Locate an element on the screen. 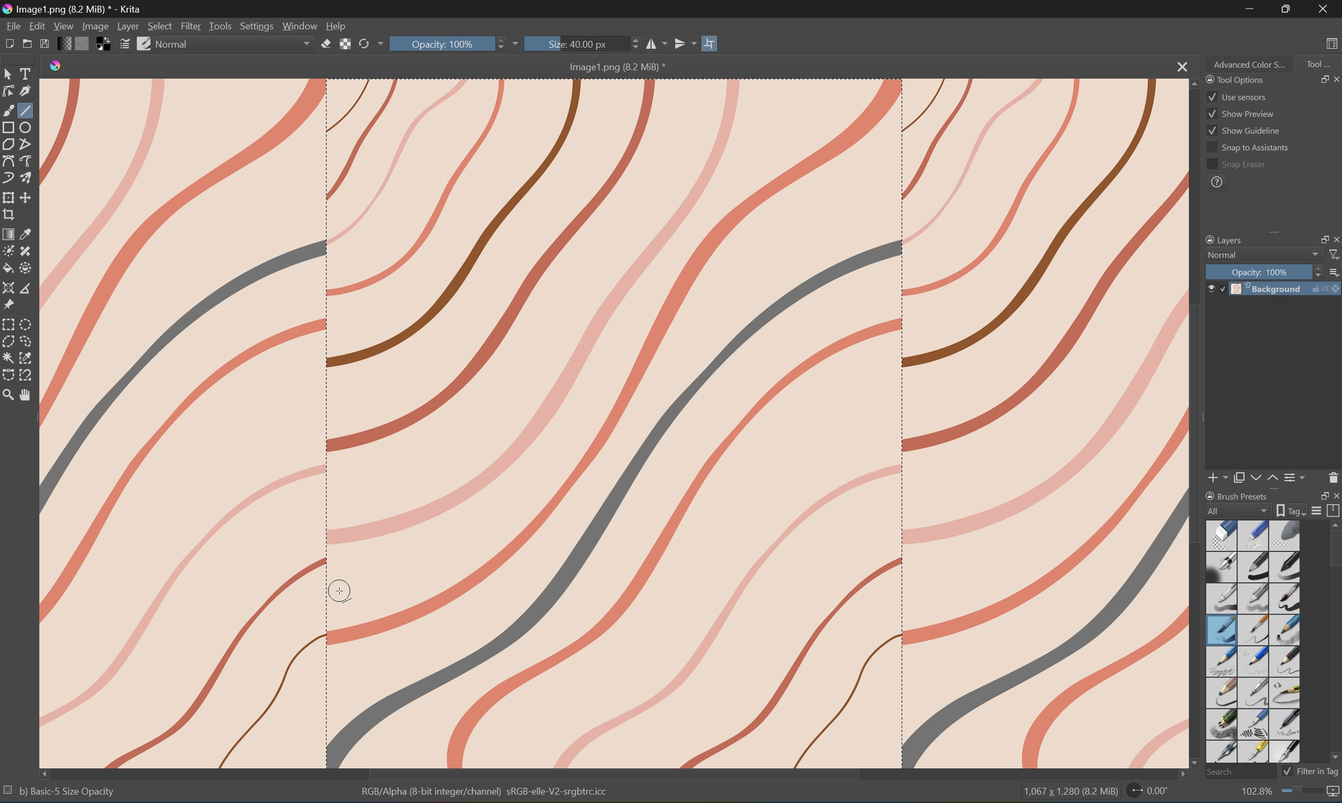  Fill gradients is located at coordinates (67, 44).